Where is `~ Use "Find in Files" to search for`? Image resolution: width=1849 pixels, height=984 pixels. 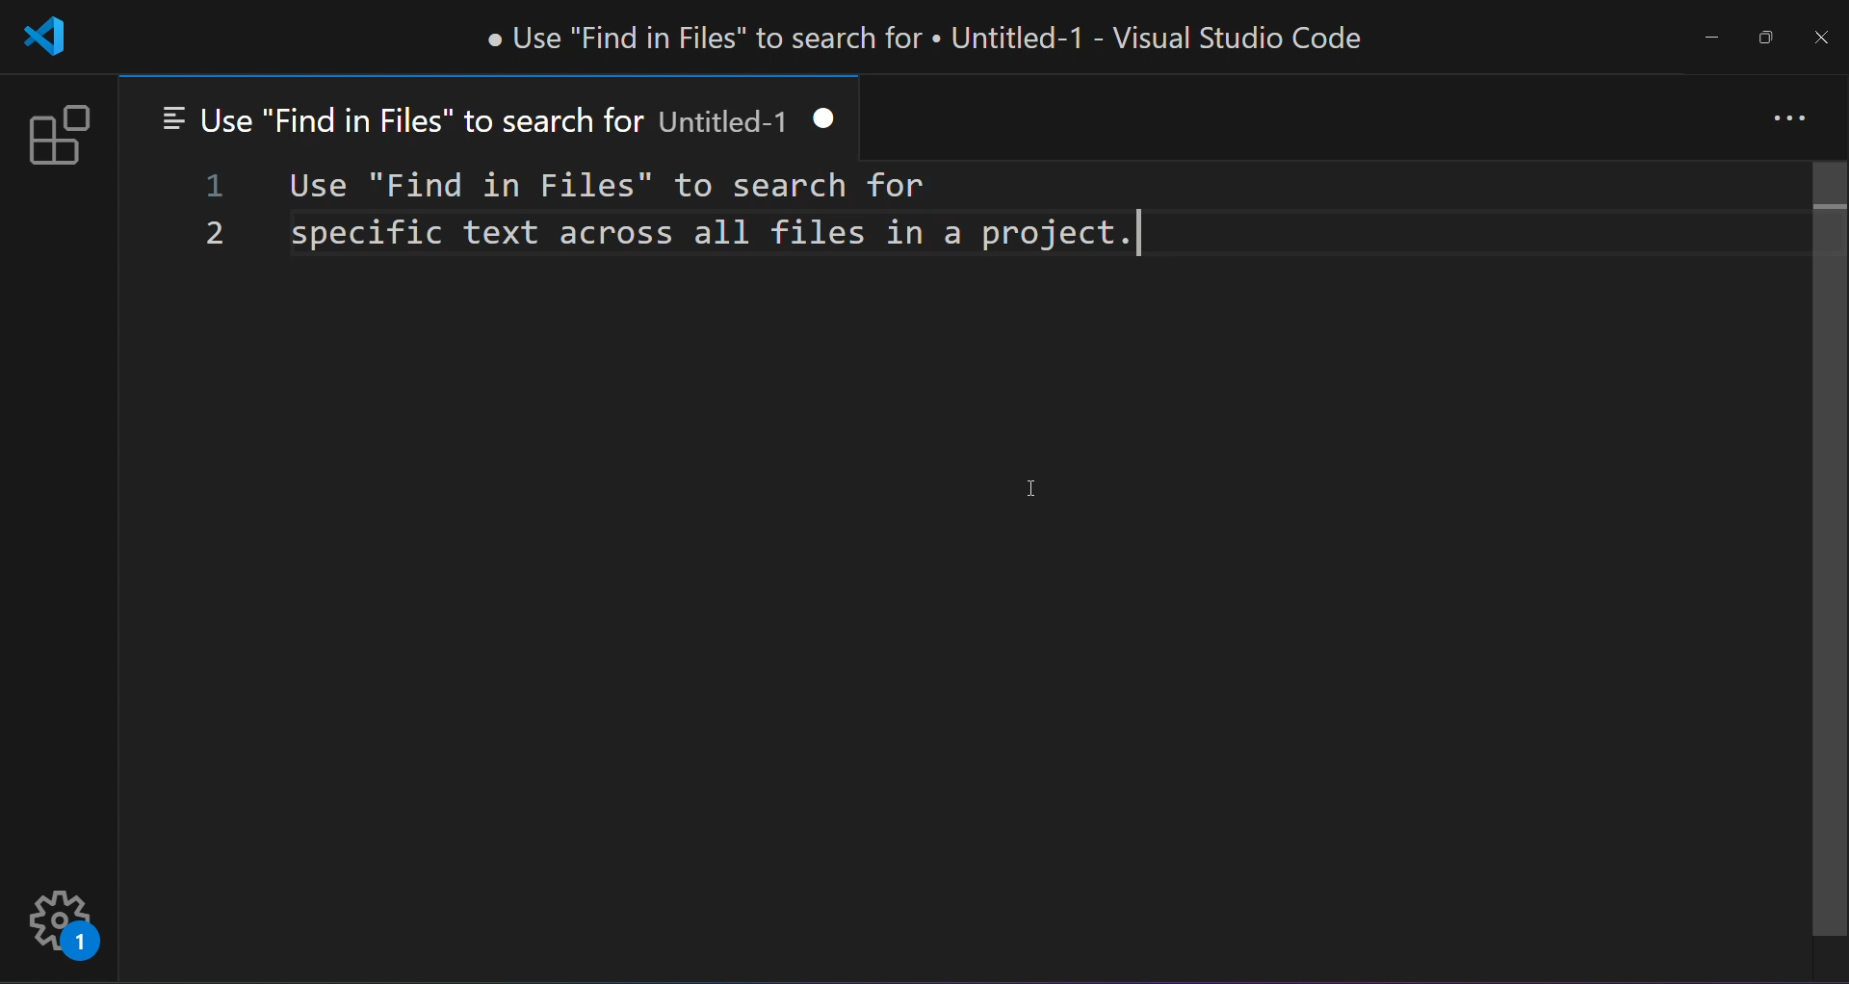 ~ Use "Find in Files" to search for is located at coordinates (399, 118).